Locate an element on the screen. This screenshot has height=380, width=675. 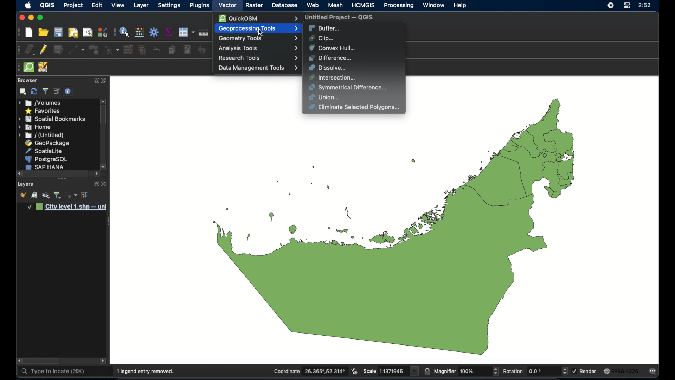
mesh is located at coordinates (335, 6).